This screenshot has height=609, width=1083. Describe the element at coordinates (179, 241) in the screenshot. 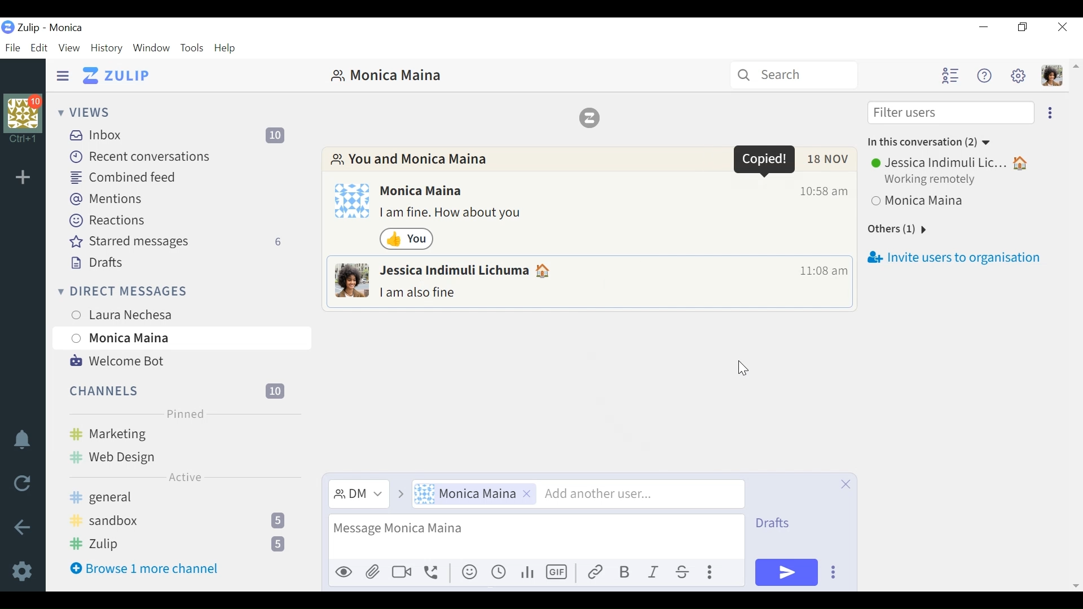

I see `Starred messages` at that location.